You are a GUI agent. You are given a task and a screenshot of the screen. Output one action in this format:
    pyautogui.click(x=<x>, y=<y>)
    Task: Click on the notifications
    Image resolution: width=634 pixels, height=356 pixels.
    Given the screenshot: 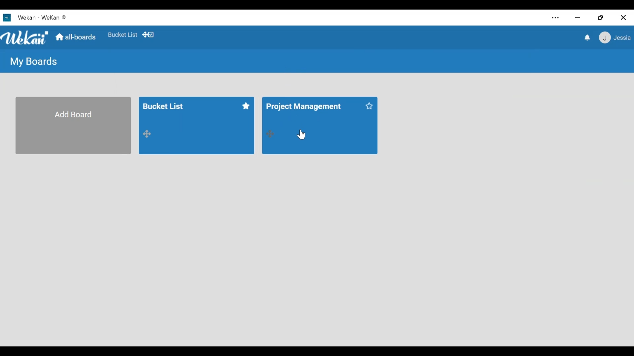 What is the action you would take?
    pyautogui.click(x=587, y=37)
    